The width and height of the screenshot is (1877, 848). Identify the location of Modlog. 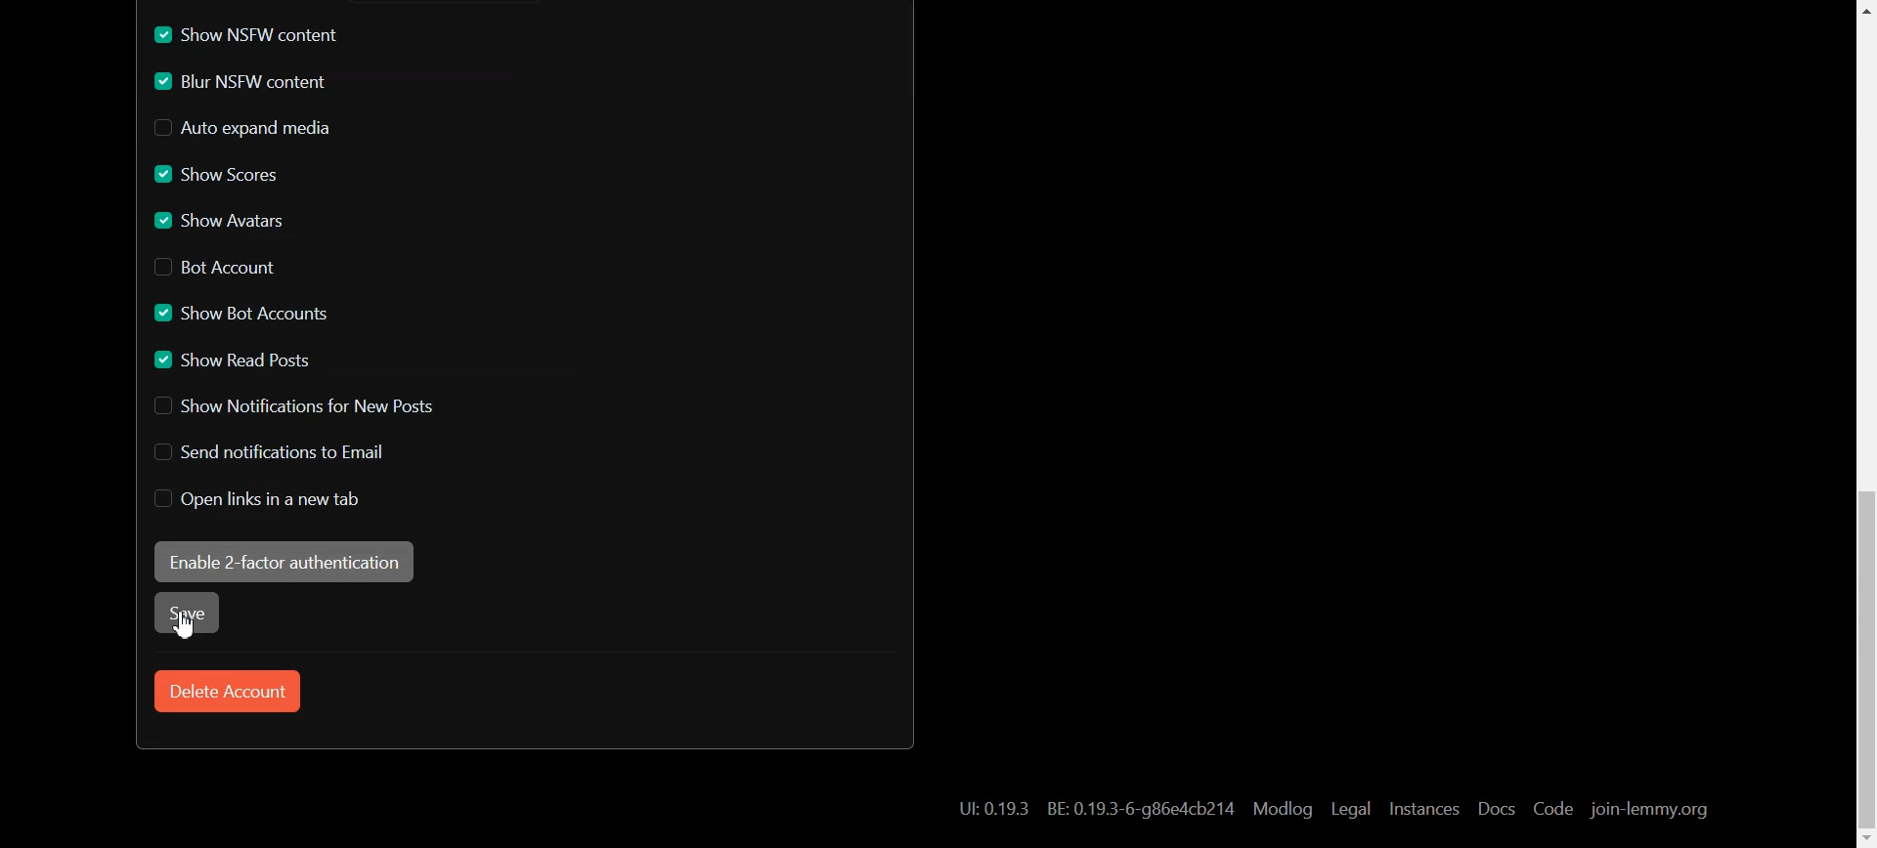
(1283, 809).